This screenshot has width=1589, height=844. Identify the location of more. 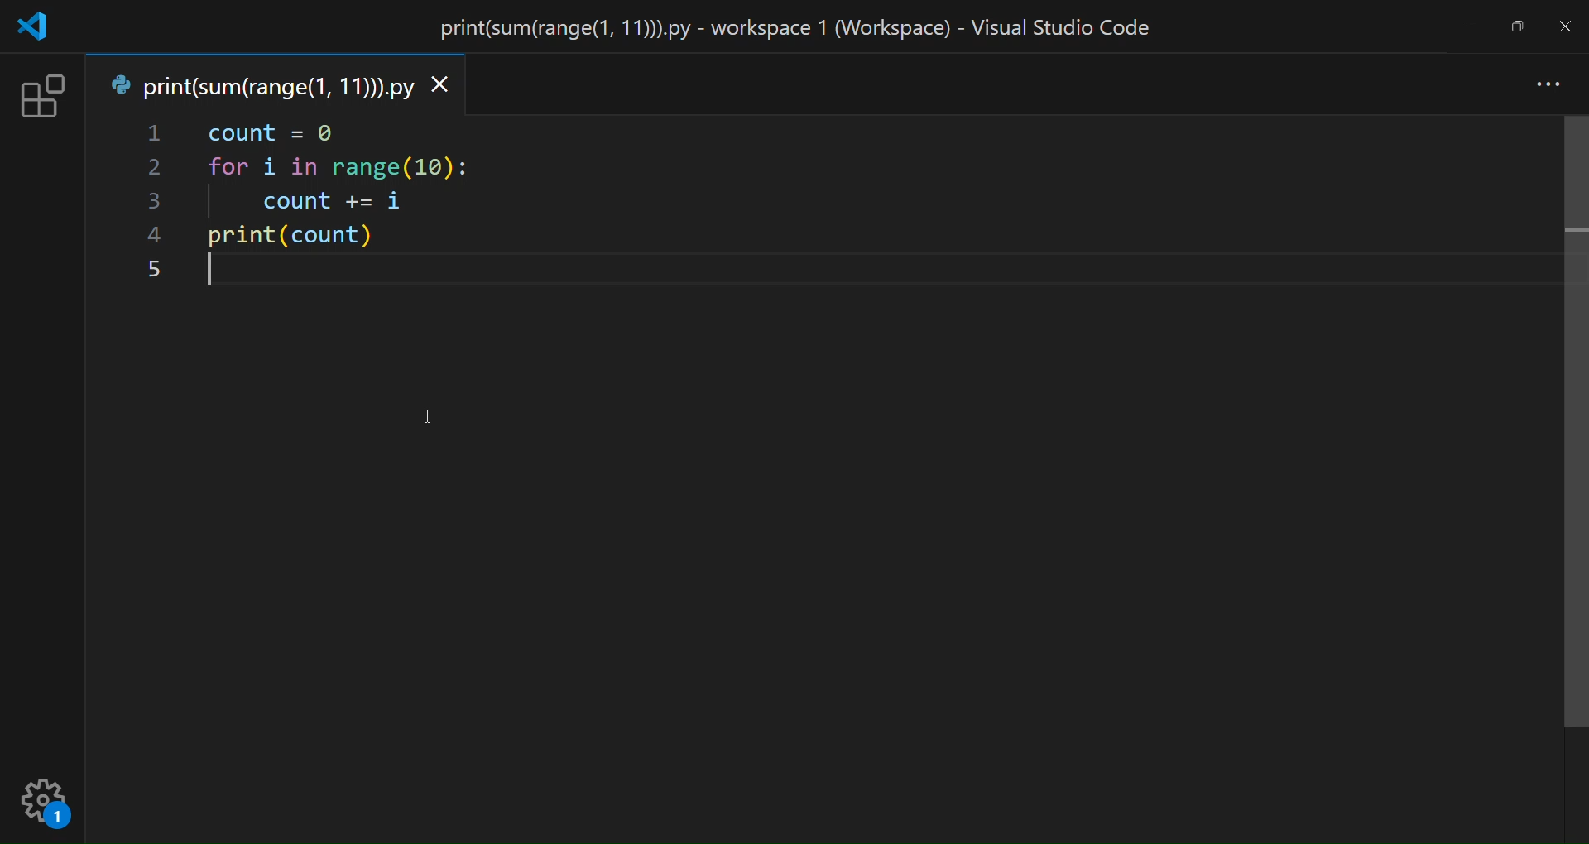
(1550, 86).